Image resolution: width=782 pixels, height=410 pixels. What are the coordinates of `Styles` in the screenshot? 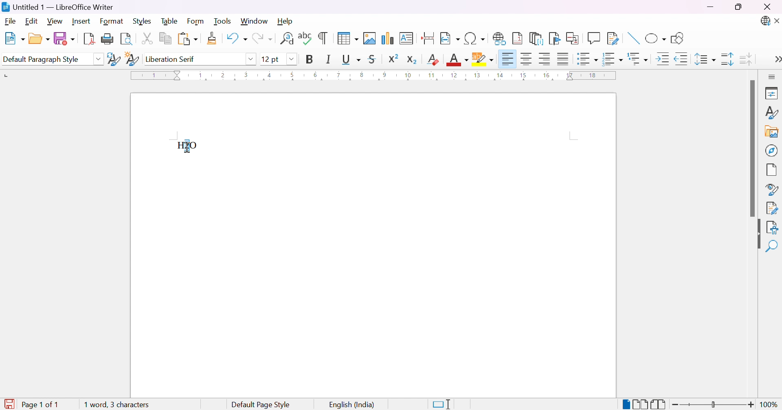 It's located at (771, 115).